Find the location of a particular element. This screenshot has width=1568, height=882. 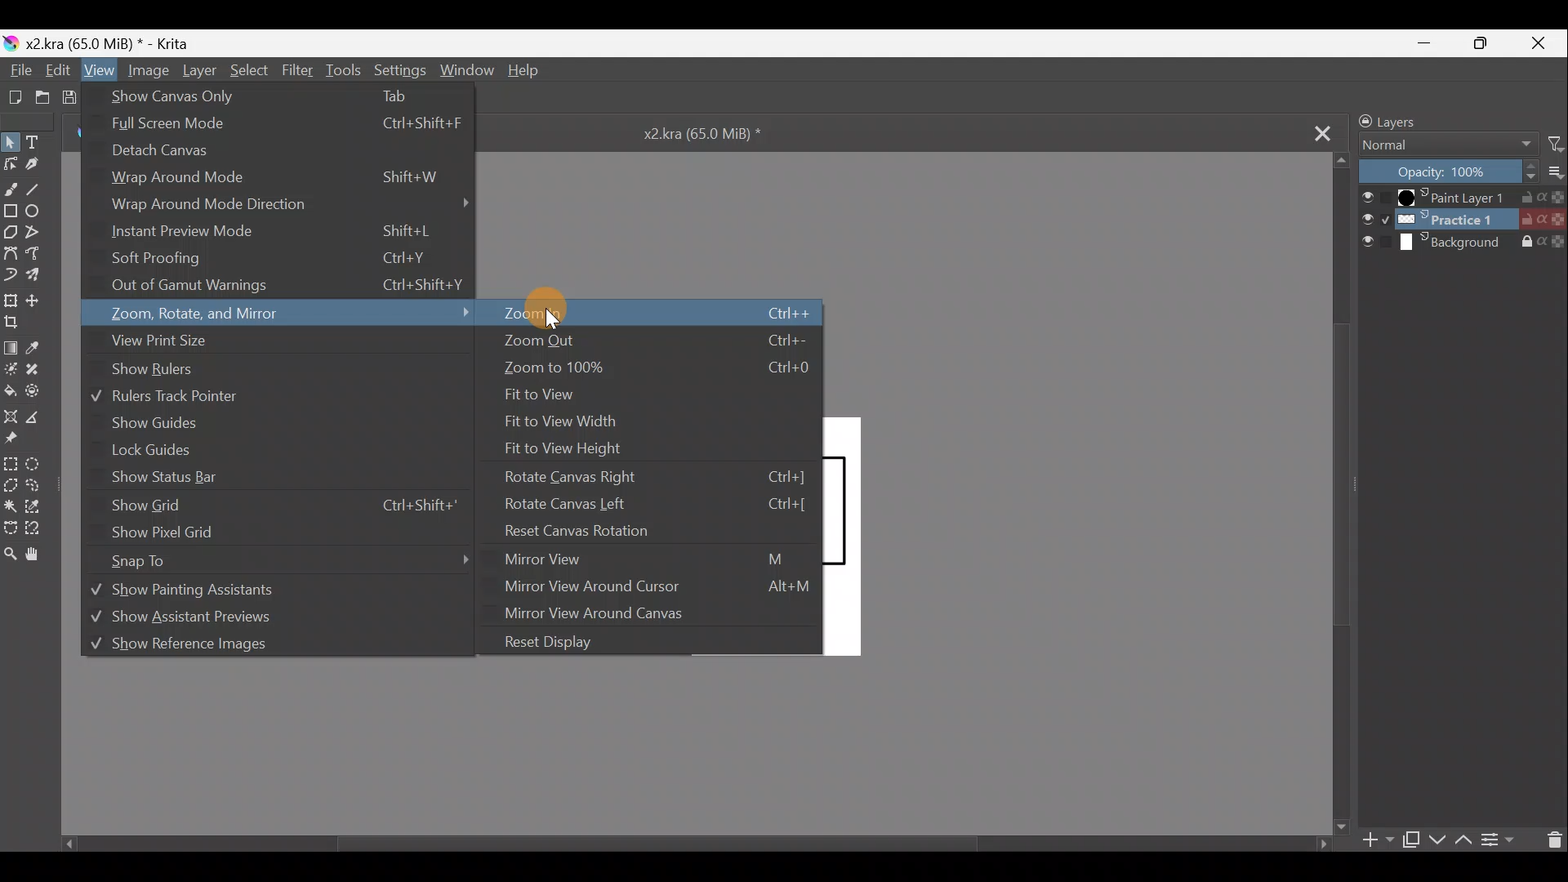

Mirror view  M is located at coordinates (643, 563).